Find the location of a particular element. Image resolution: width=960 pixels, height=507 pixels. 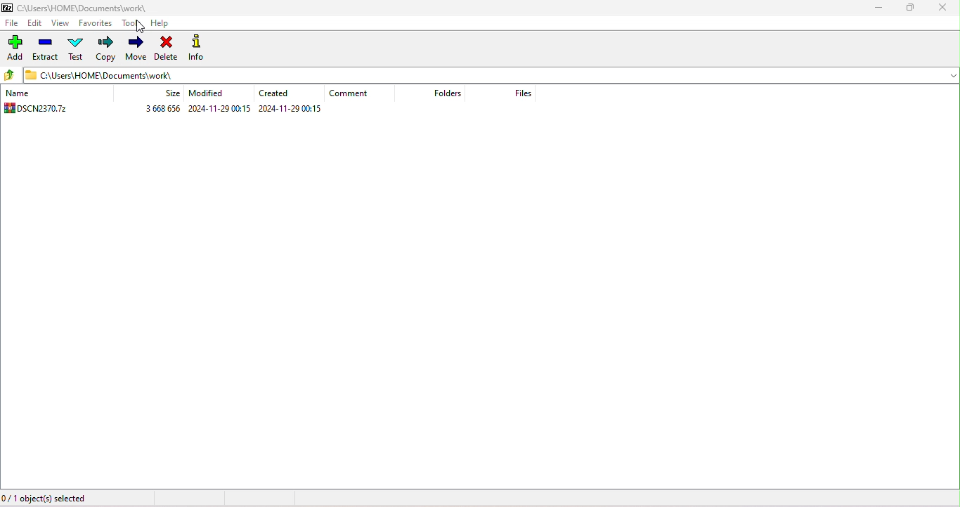

cursor is located at coordinates (142, 28).